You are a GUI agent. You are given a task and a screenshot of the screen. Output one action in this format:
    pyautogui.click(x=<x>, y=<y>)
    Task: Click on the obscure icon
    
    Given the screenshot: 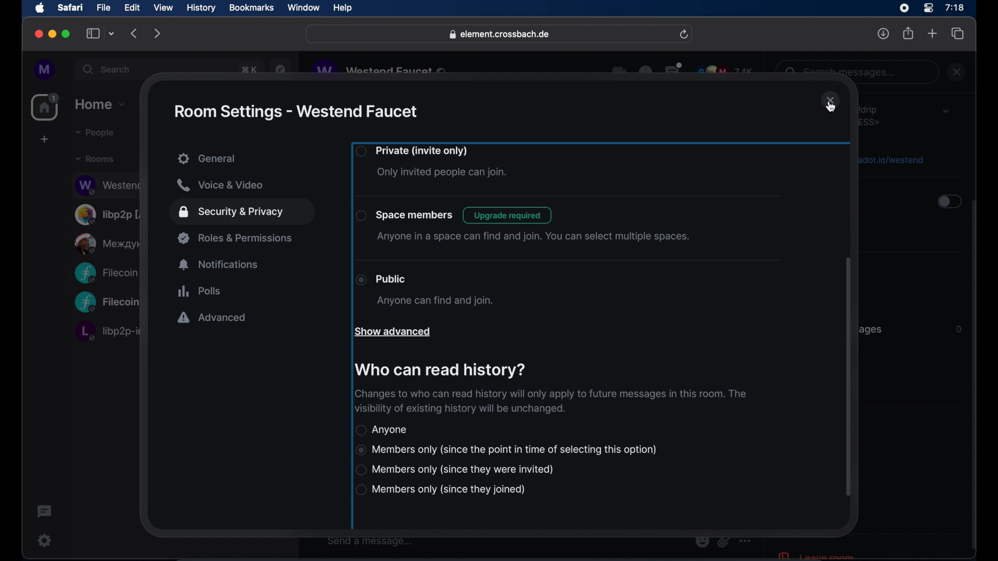 What is the action you would take?
    pyautogui.click(x=723, y=541)
    